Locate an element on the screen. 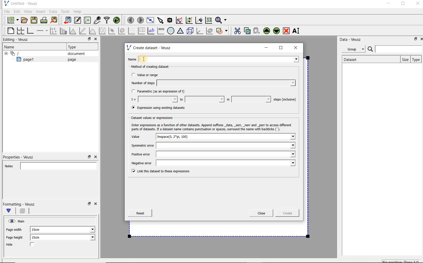 The height and width of the screenshot is (263, 423). Notes is located at coordinates (49, 165).